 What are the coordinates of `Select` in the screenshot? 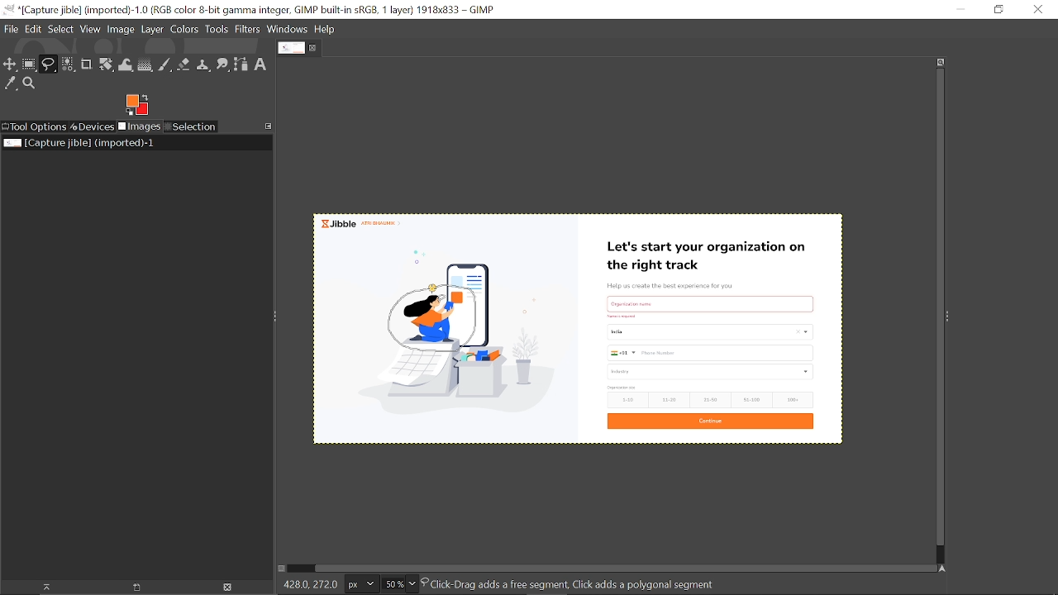 It's located at (61, 29).